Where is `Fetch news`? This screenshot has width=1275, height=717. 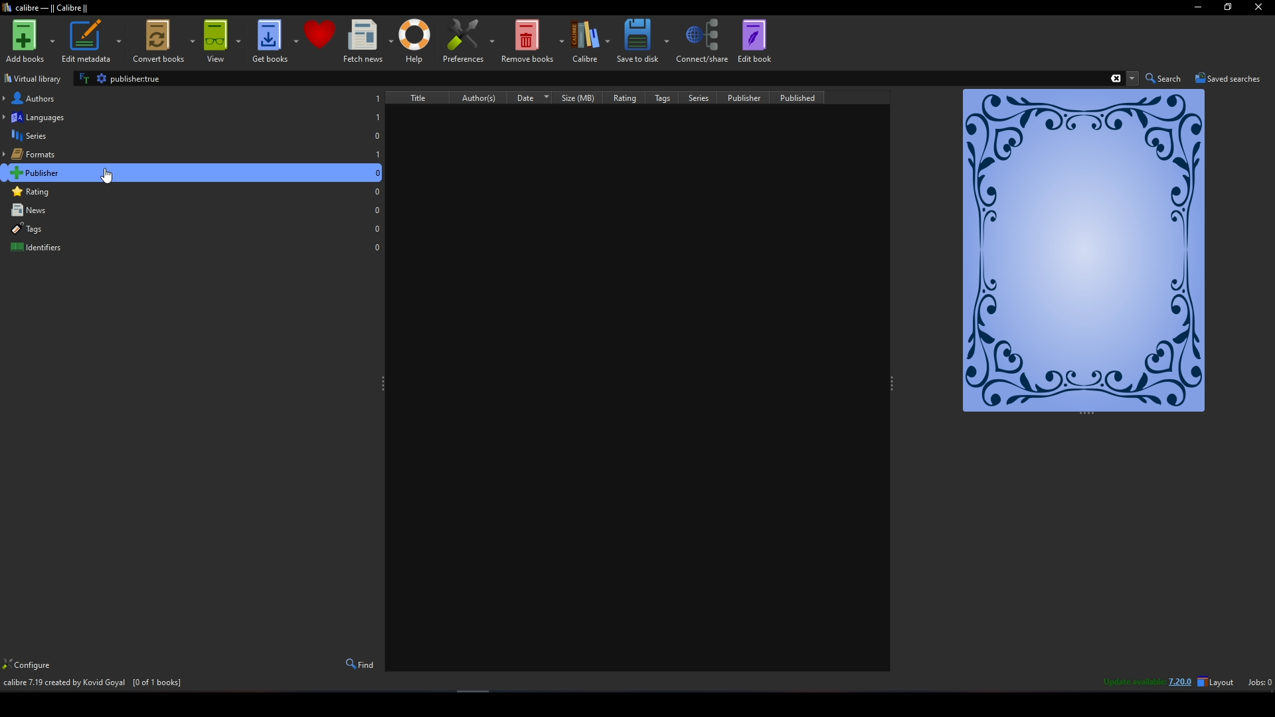 Fetch news is located at coordinates (367, 41).